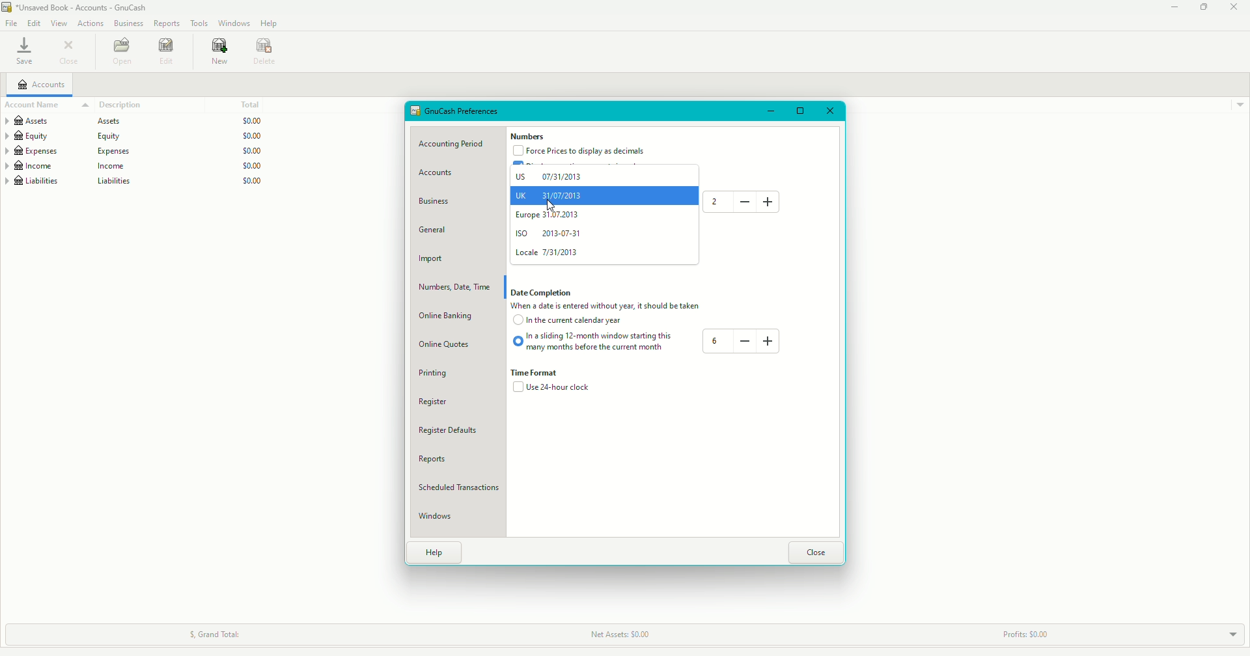 The width and height of the screenshot is (1250, 656). What do you see at coordinates (817, 550) in the screenshot?
I see `Close` at bounding box center [817, 550].